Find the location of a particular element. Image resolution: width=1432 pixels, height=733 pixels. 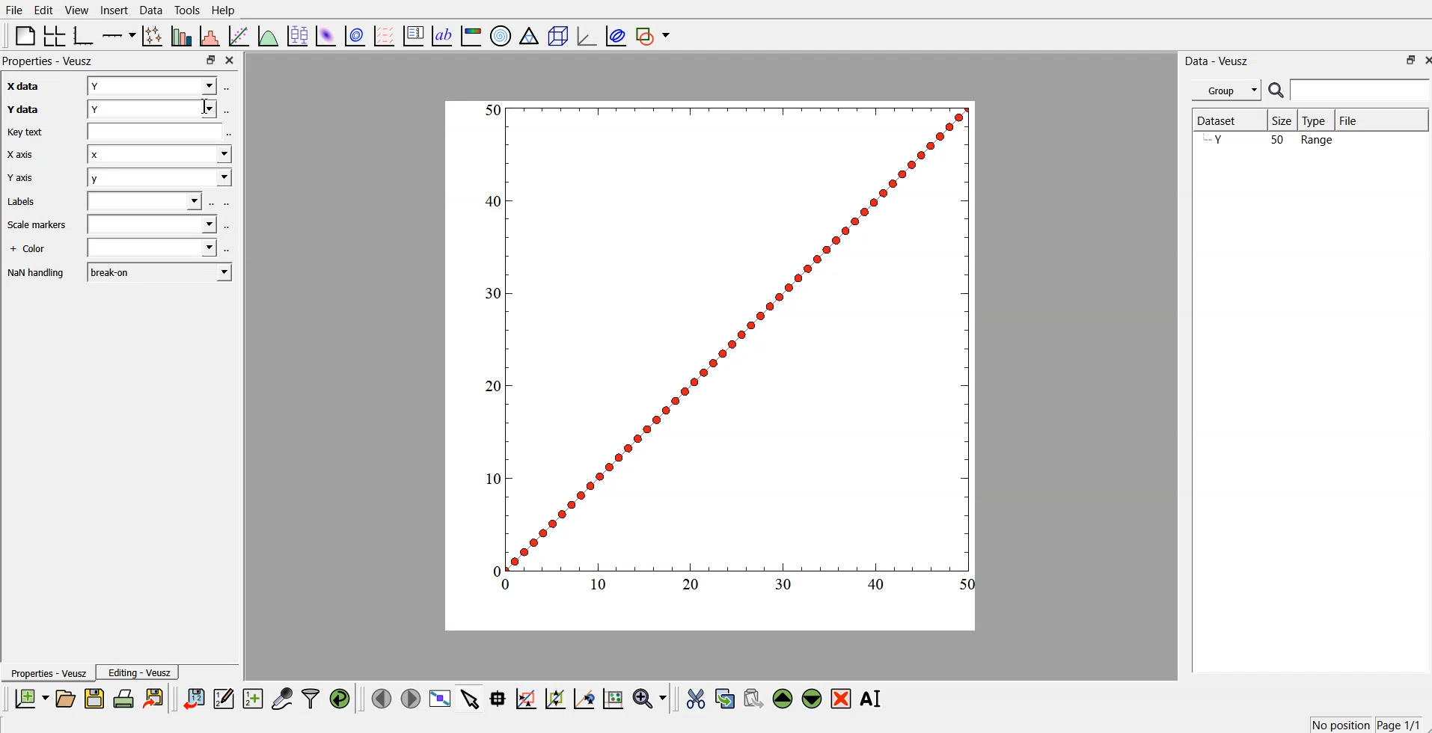

reload linked datas is located at coordinates (341, 699).